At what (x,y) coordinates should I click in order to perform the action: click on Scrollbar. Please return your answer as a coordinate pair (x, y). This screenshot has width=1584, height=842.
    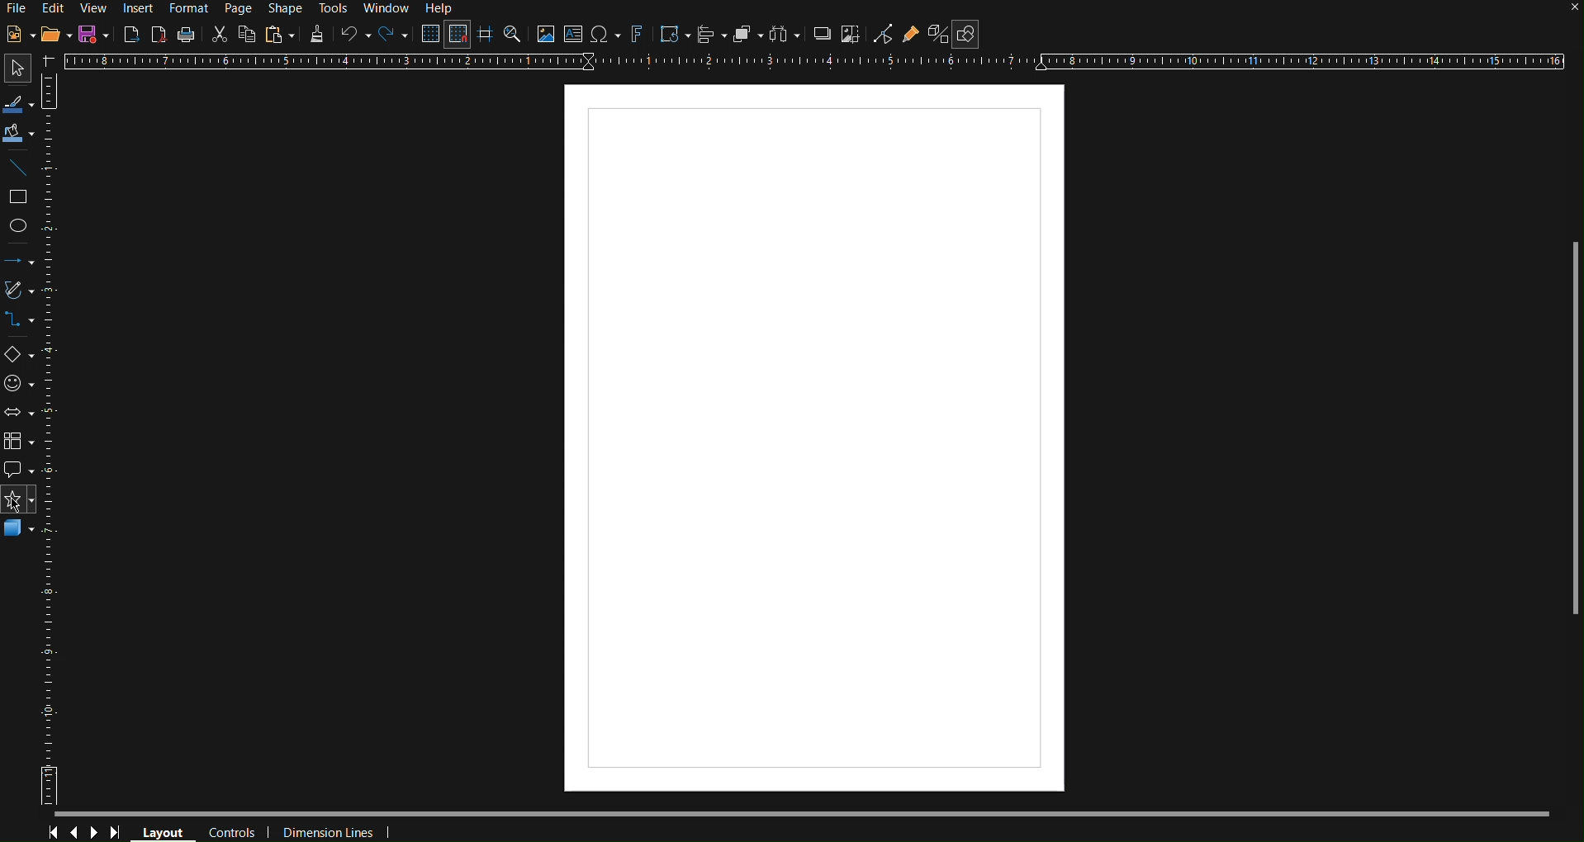
    Looking at the image, I should click on (1565, 419).